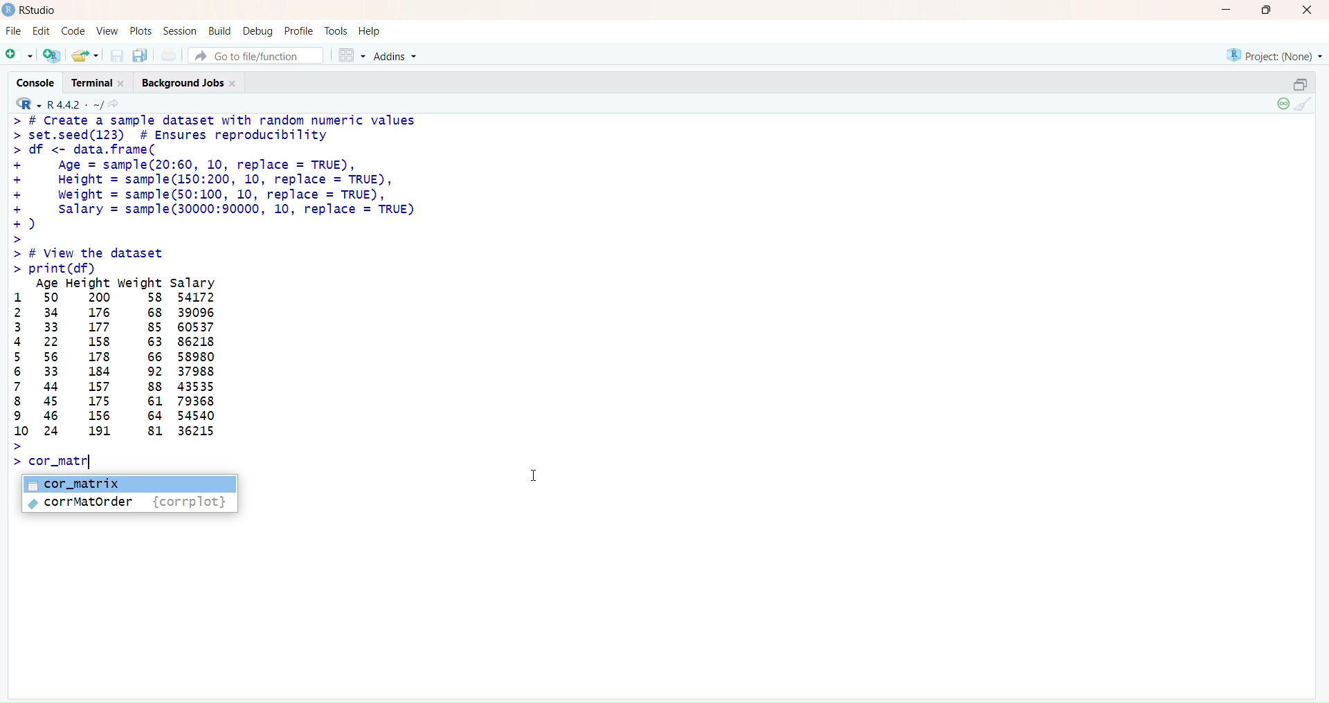 Image resolution: width=1329 pixels, height=703 pixels. I want to click on Posts, so click(138, 30).